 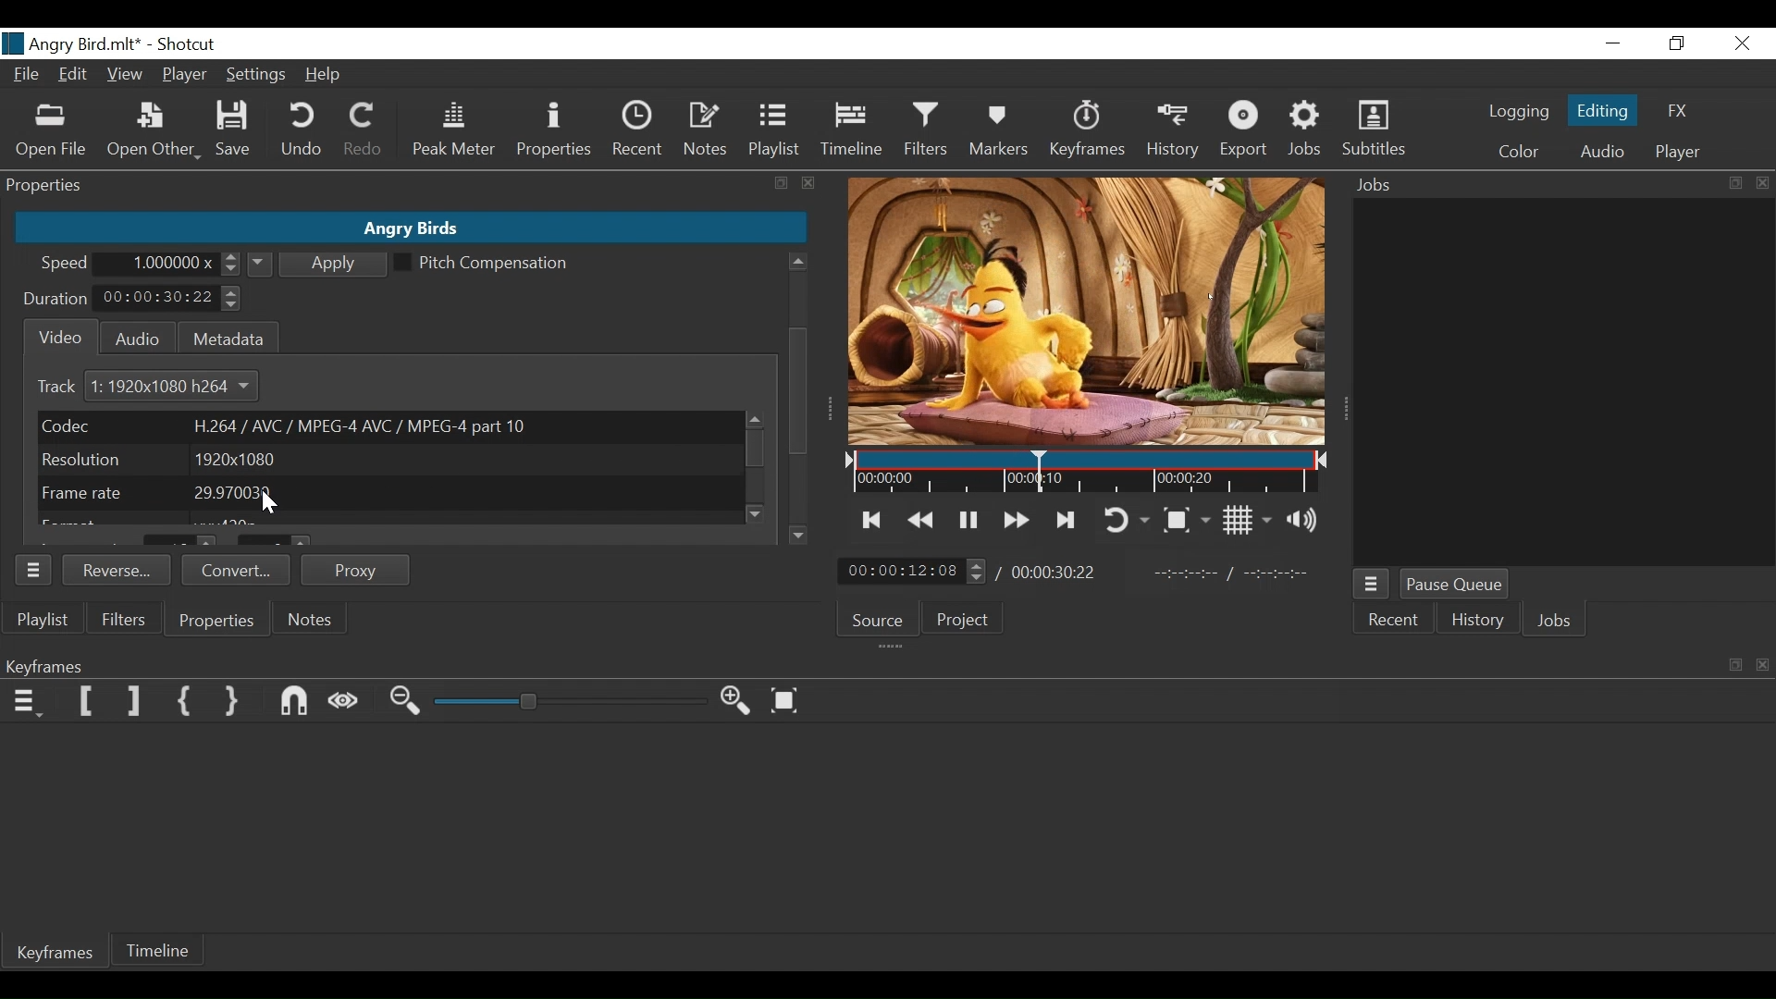 I want to click on Set Filter First, so click(x=87, y=700).